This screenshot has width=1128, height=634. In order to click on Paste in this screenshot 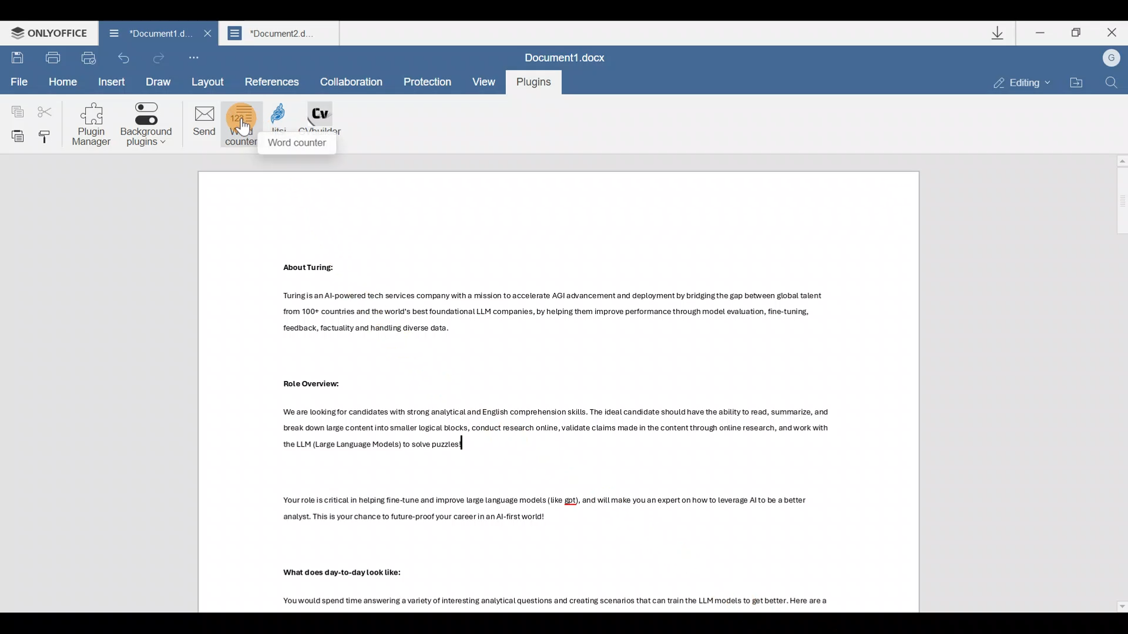, I will do `click(14, 138)`.